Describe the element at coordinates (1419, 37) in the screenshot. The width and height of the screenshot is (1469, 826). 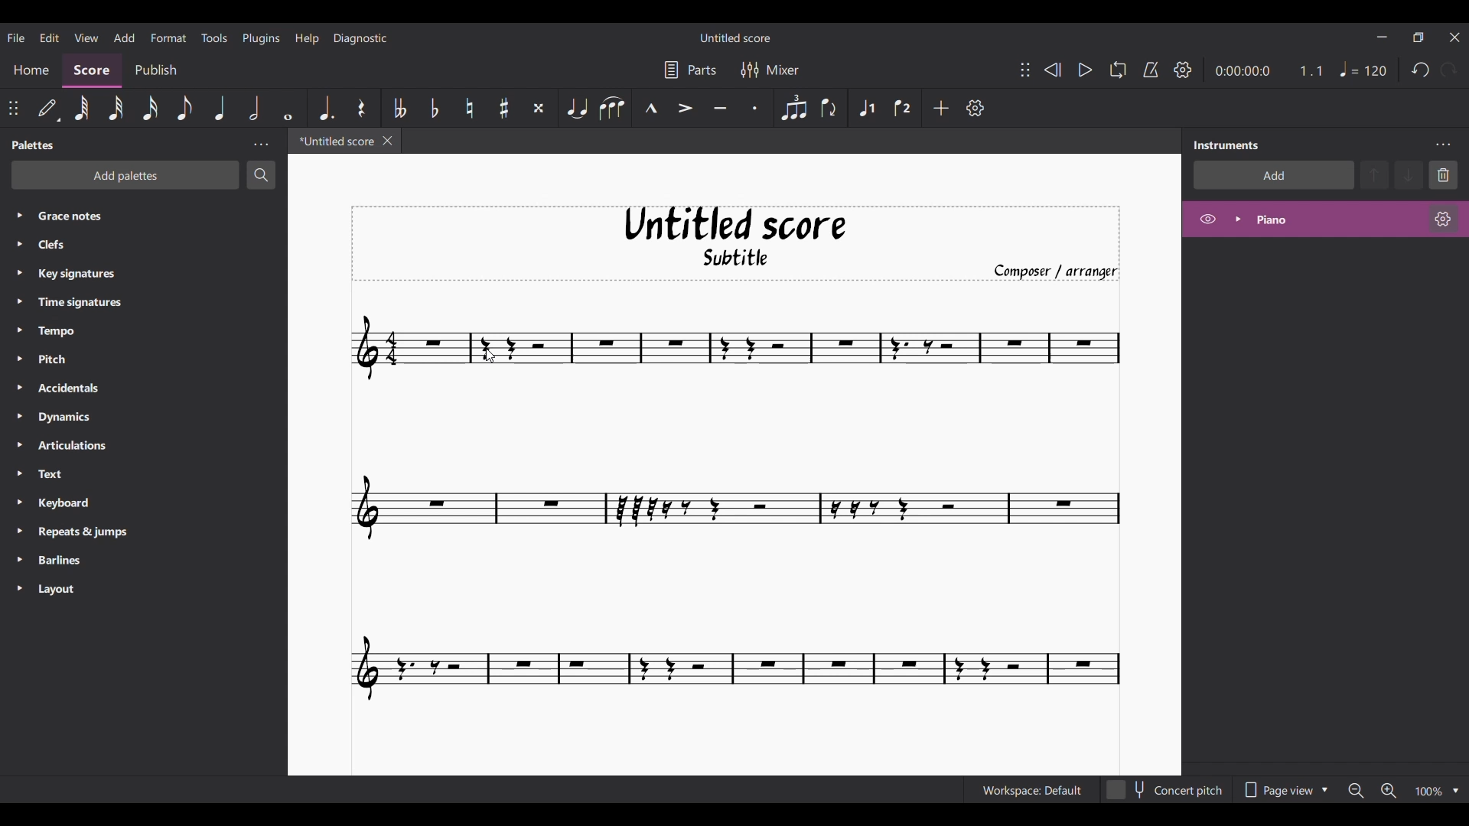
I see `Show interface in a smaller tab` at that location.